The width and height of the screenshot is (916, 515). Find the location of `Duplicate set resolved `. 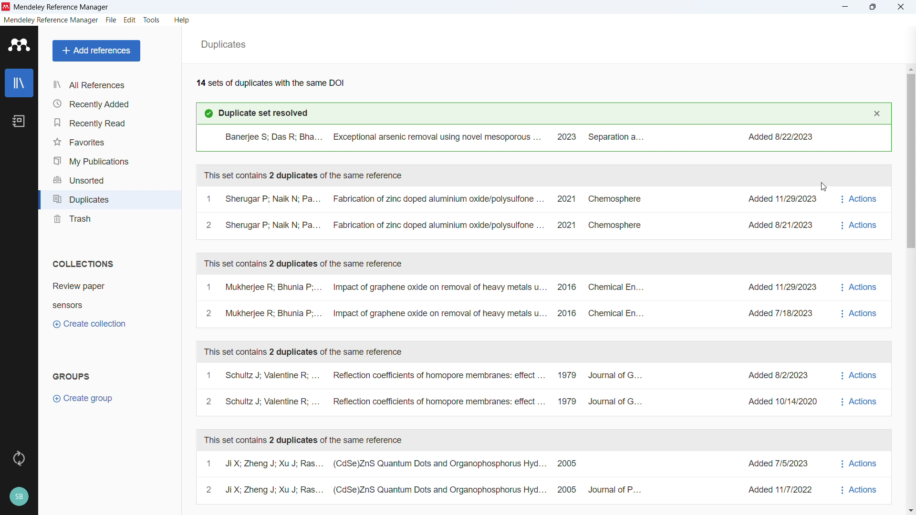

Duplicate set resolved  is located at coordinates (255, 113).